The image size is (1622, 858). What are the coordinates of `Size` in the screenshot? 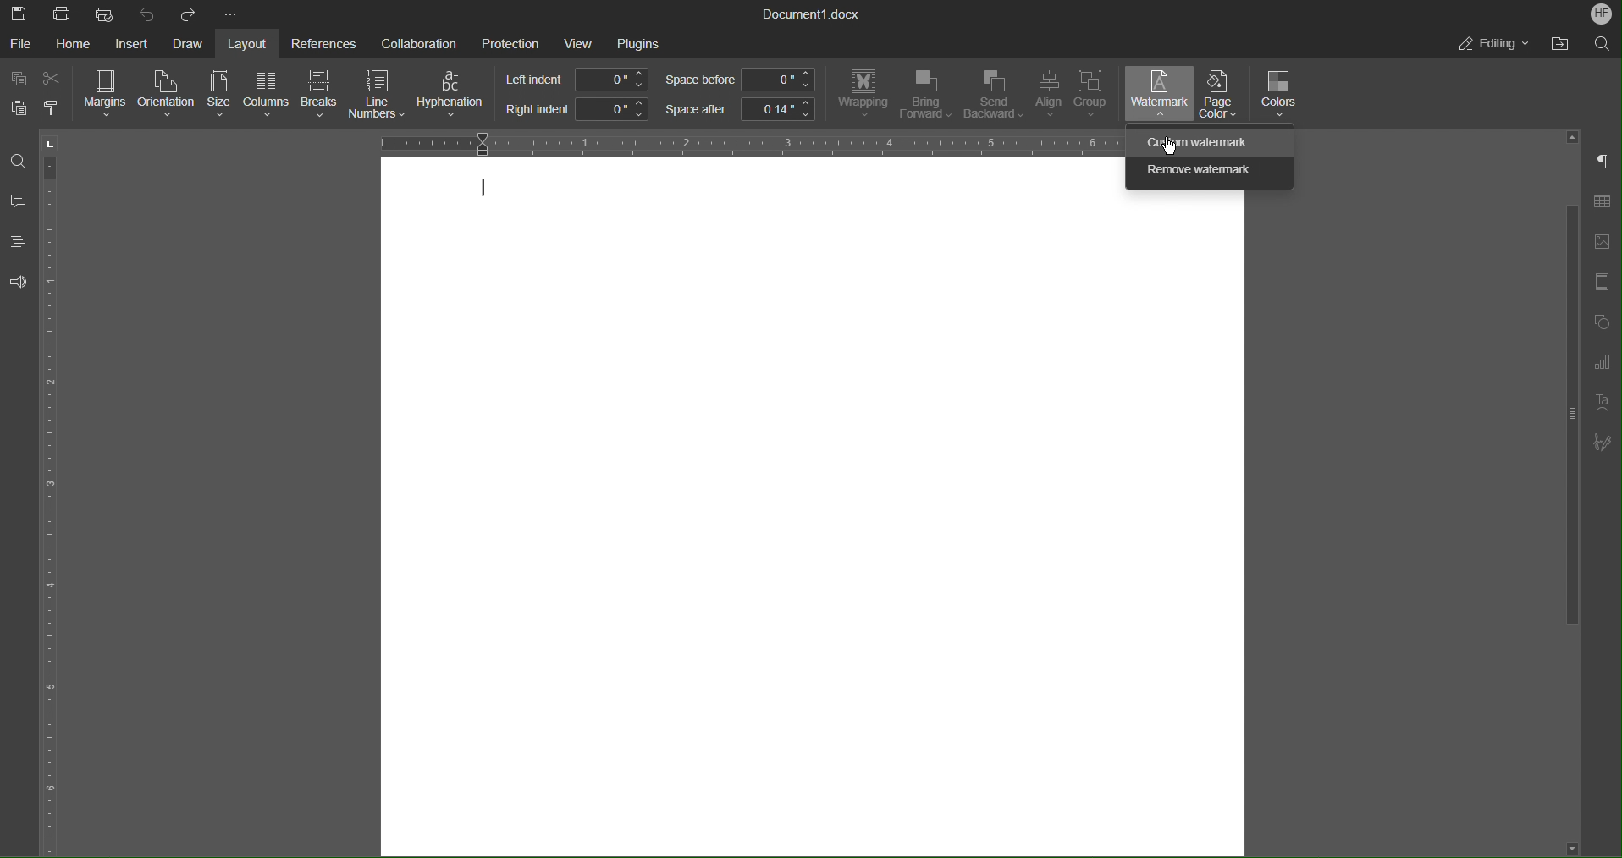 It's located at (217, 95).